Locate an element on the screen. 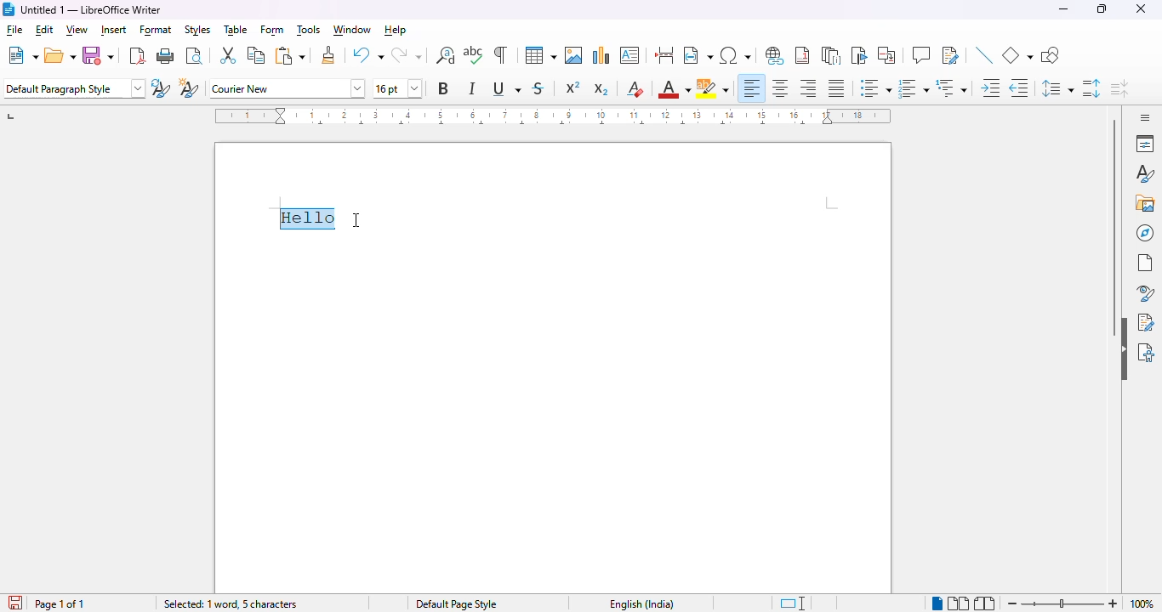 The image size is (1162, 612). toggle print preview is located at coordinates (195, 55).